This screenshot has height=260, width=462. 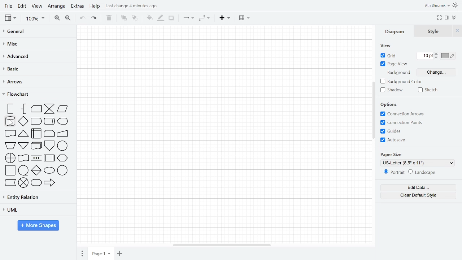 What do you see at coordinates (120, 253) in the screenshot?
I see `add page` at bounding box center [120, 253].